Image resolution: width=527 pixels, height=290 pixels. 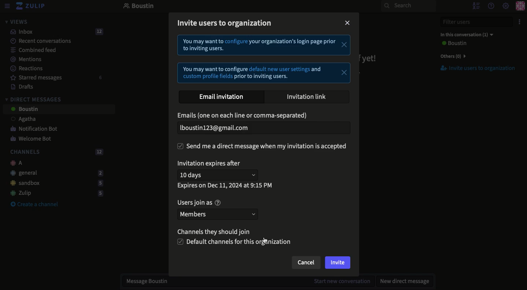 I want to click on Starred messages, so click(x=55, y=78).